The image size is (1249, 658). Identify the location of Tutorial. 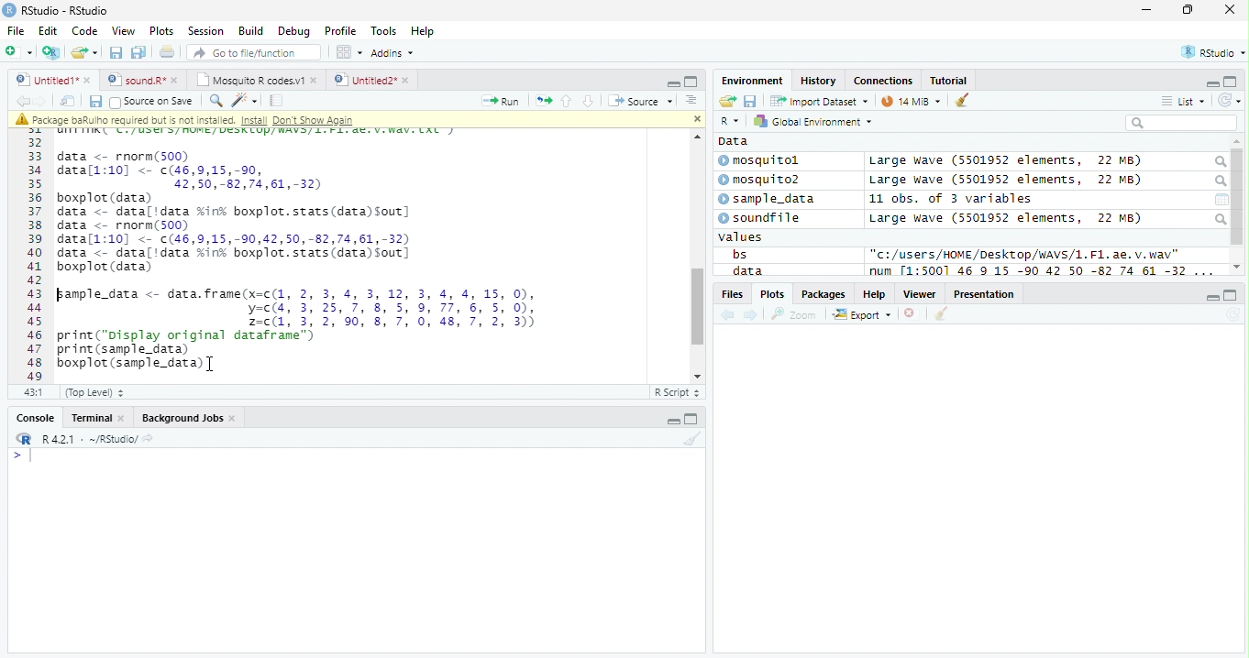
(949, 82).